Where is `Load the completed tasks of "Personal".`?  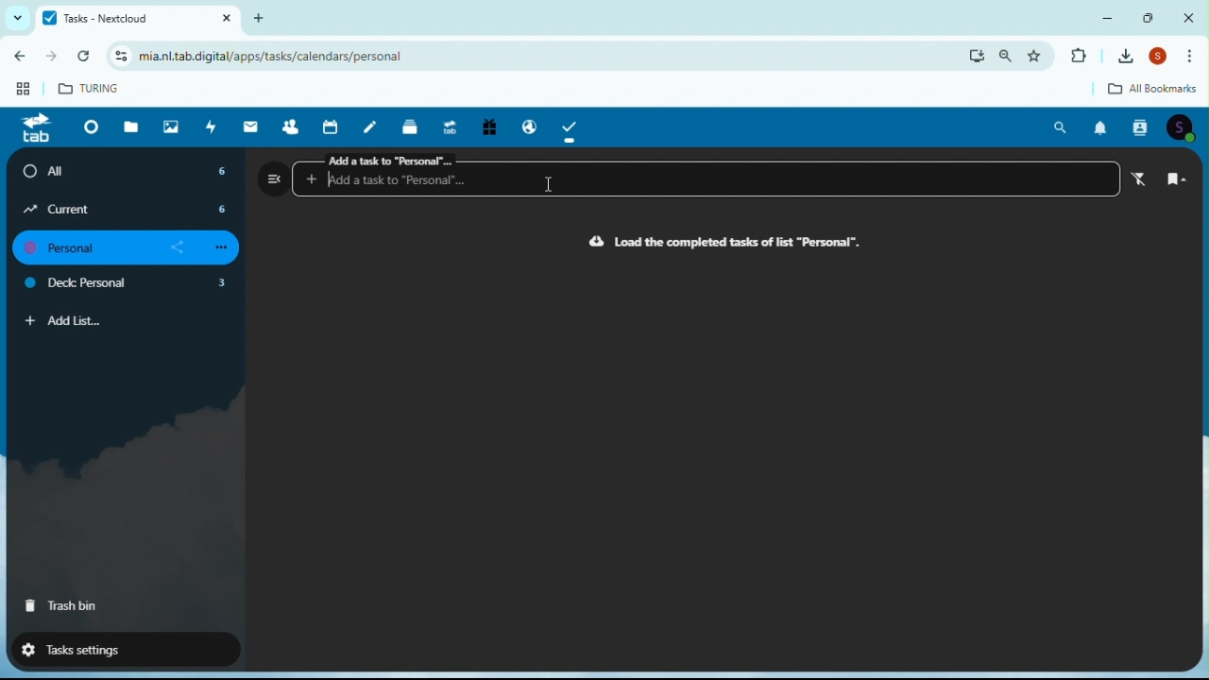 Load the completed tasks of "Personal". is located at coordinates (725, 243).